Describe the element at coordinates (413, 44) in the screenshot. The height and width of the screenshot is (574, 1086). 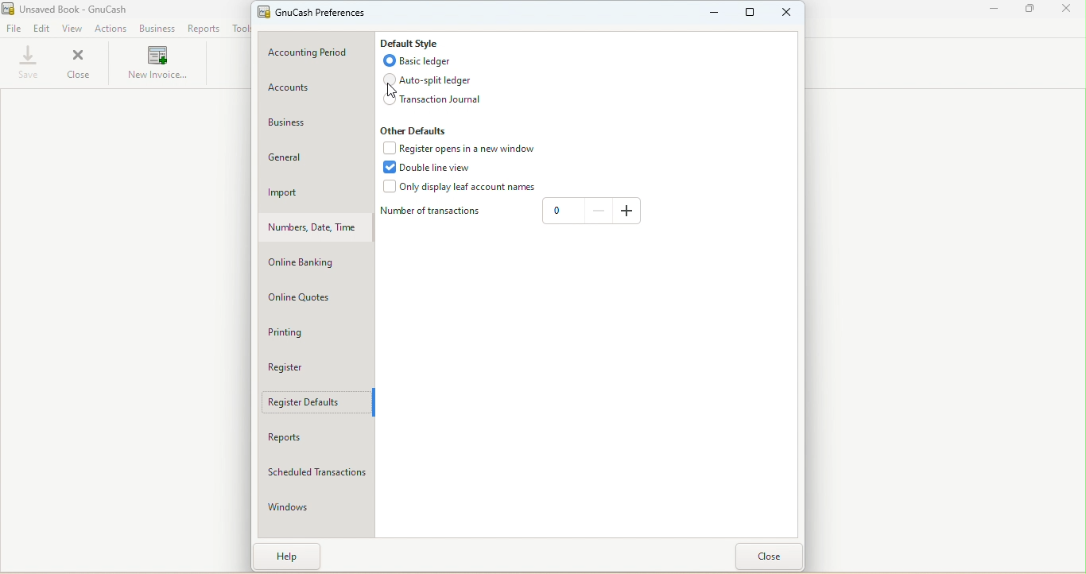
I see `Default style` at that location.